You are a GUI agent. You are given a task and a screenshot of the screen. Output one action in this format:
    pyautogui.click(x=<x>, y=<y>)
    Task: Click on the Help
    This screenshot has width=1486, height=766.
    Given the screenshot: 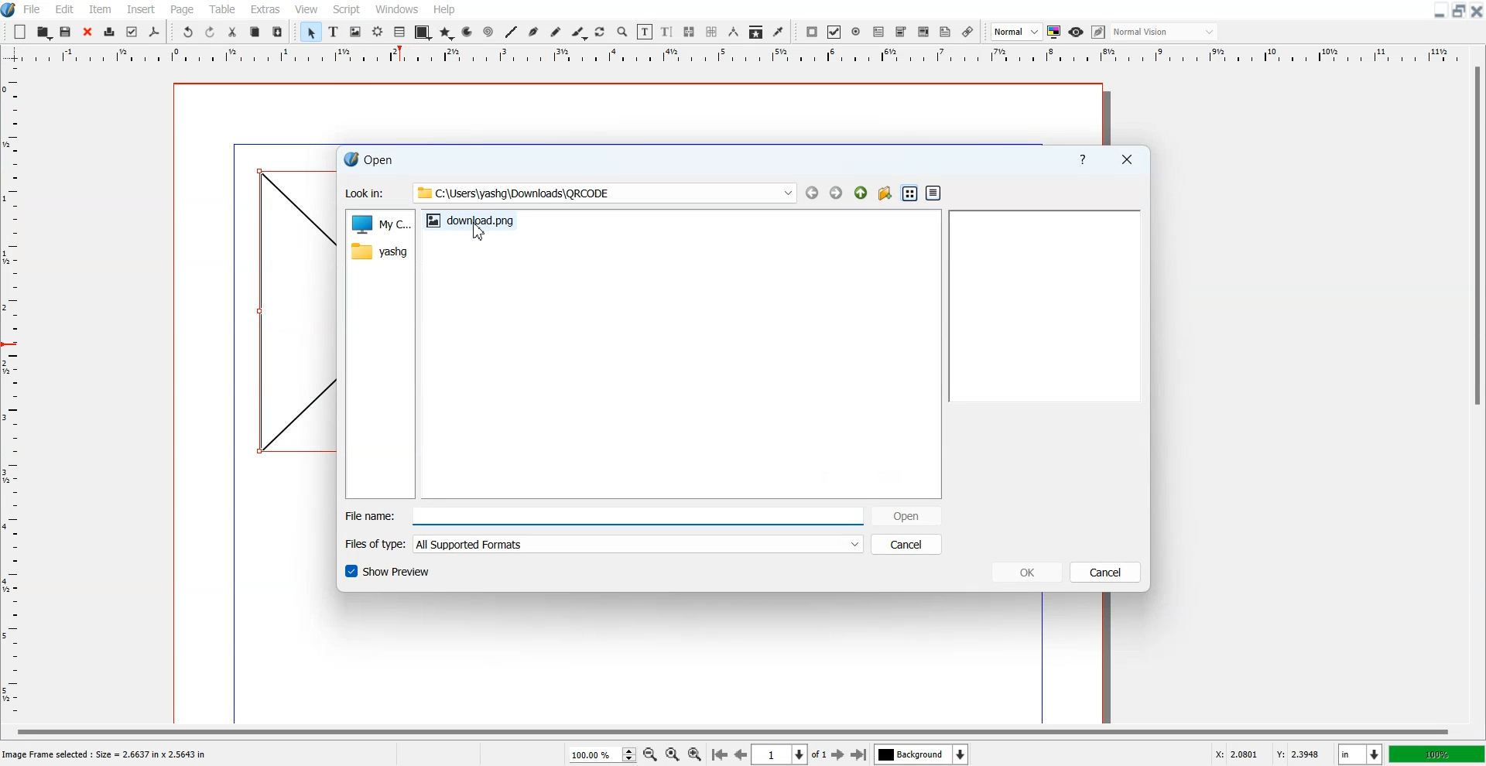 What is the action you would take?
    pyautogui.click(x=445, y=9)
    